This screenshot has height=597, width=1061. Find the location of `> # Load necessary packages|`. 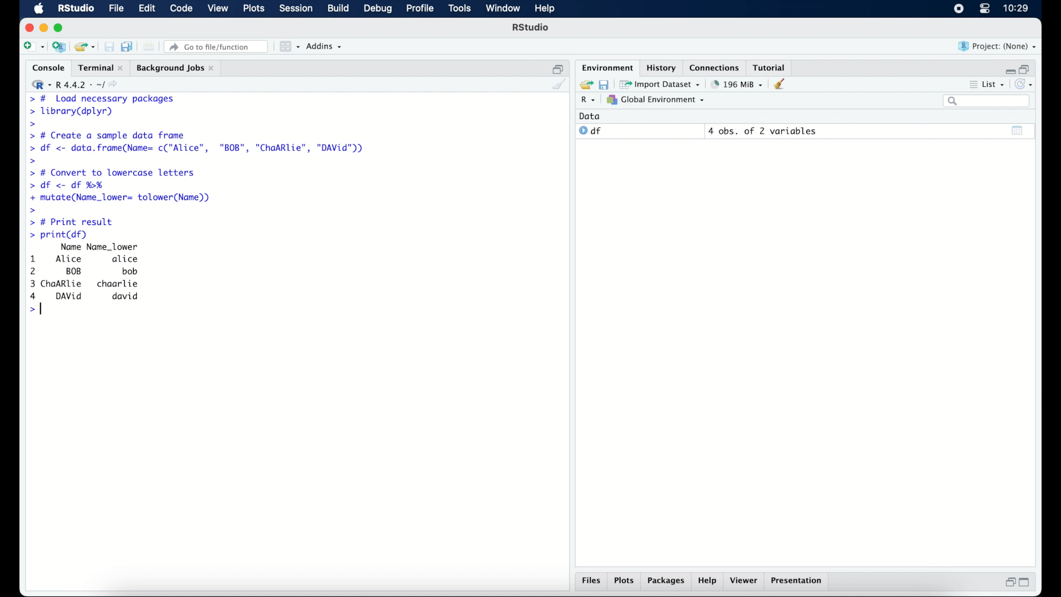

> # Load necessary packages| is located at coordinates (101, 98).